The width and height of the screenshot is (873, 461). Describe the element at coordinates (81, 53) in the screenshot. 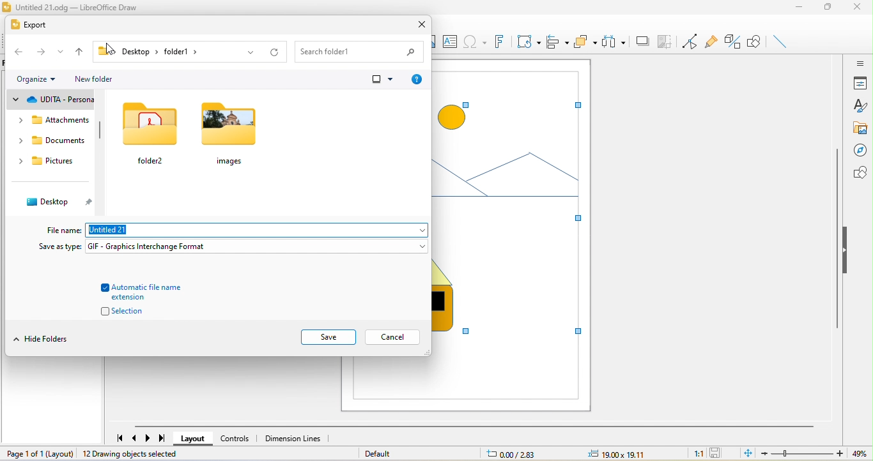

I see `up to previous` at that location.